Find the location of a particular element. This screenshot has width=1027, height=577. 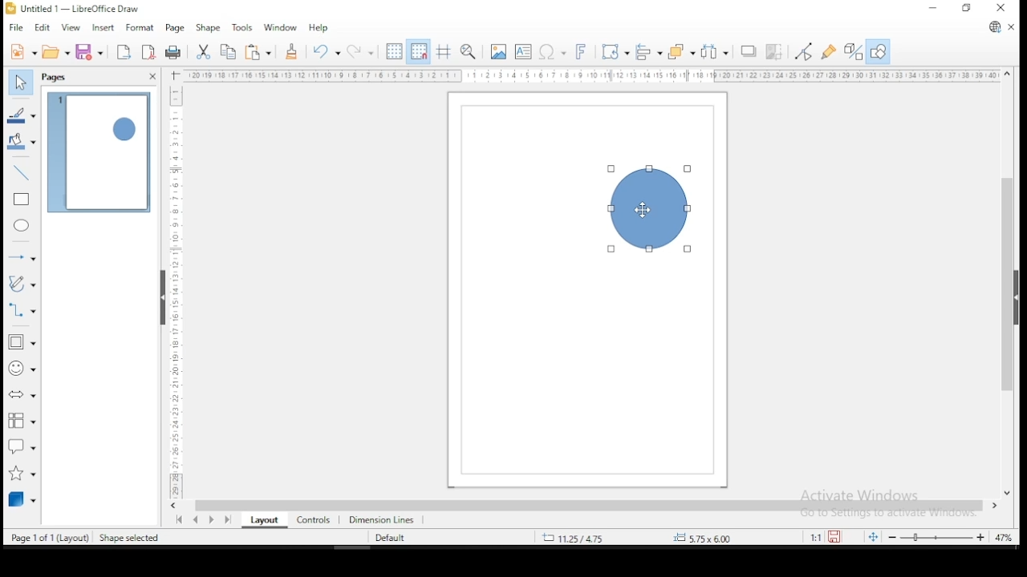

print is located at coordinates (174, 53).